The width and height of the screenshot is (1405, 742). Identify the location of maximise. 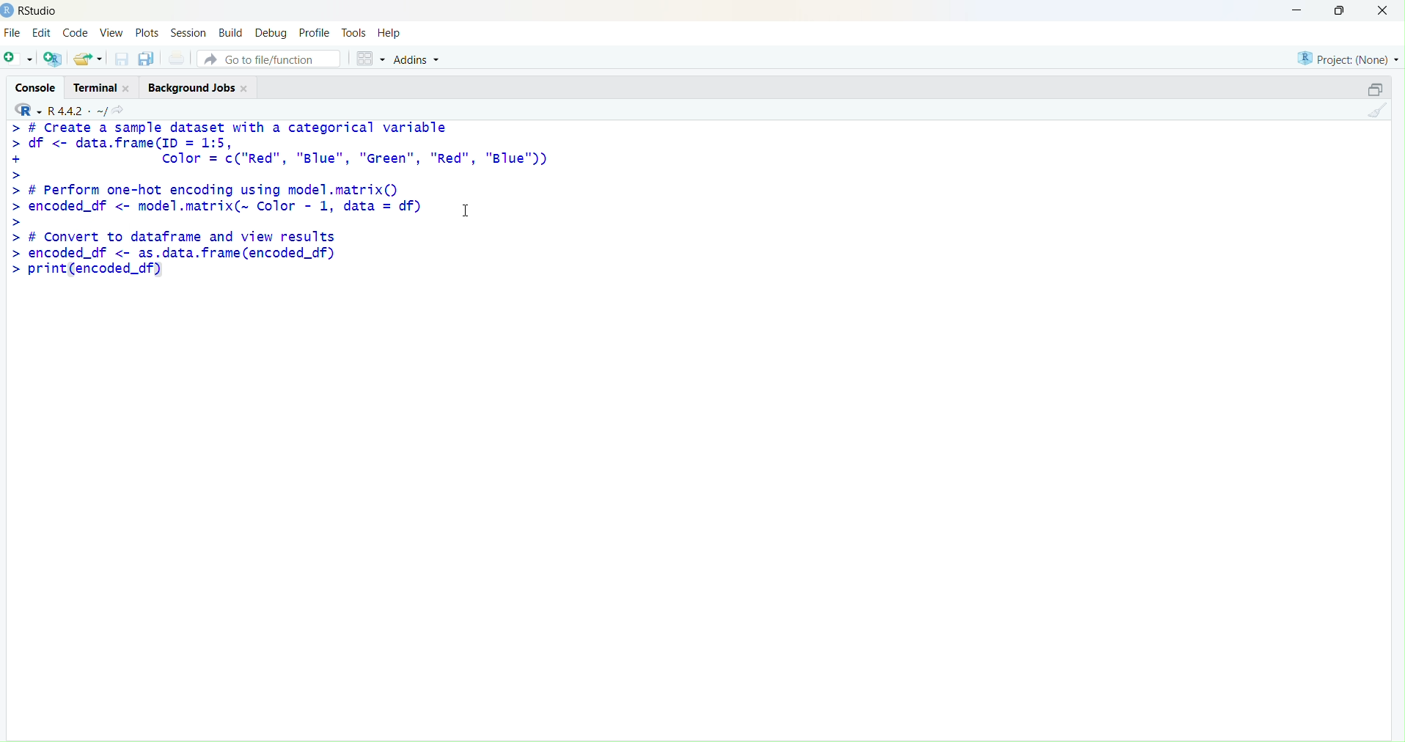
(1340, 10).